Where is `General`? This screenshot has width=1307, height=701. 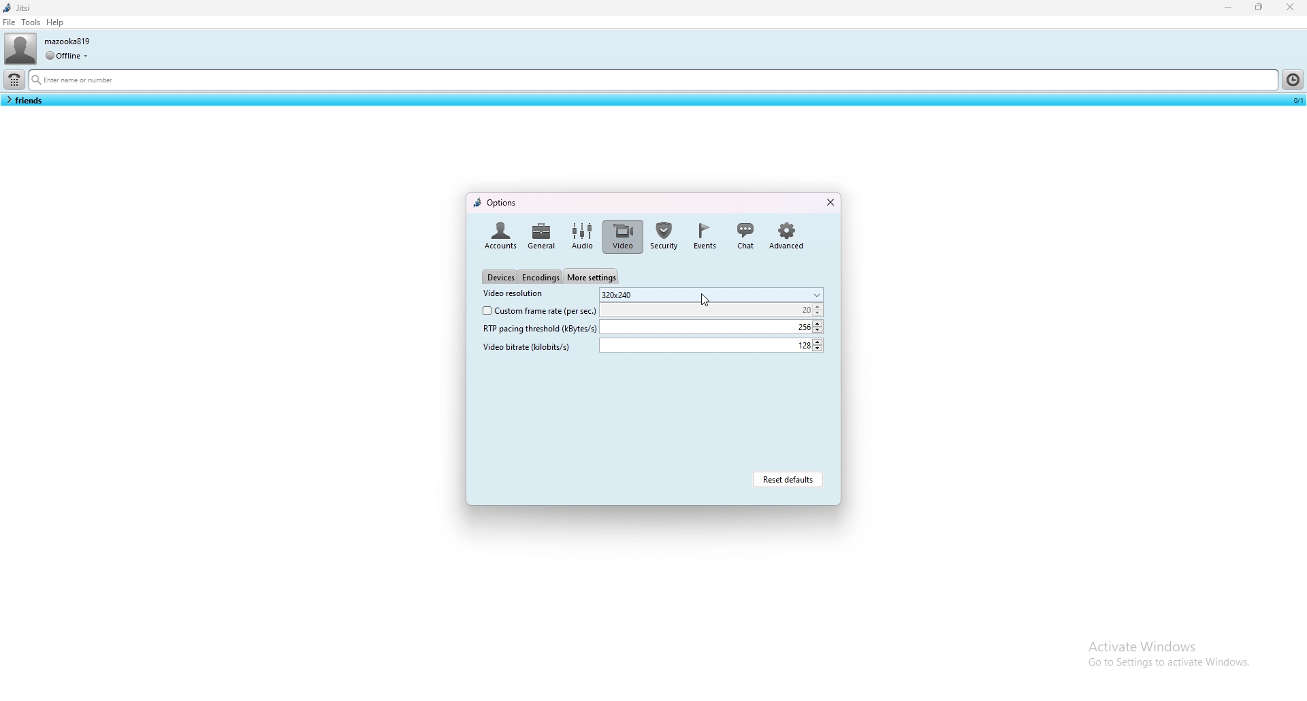
General is located at coordinates (542, 234).